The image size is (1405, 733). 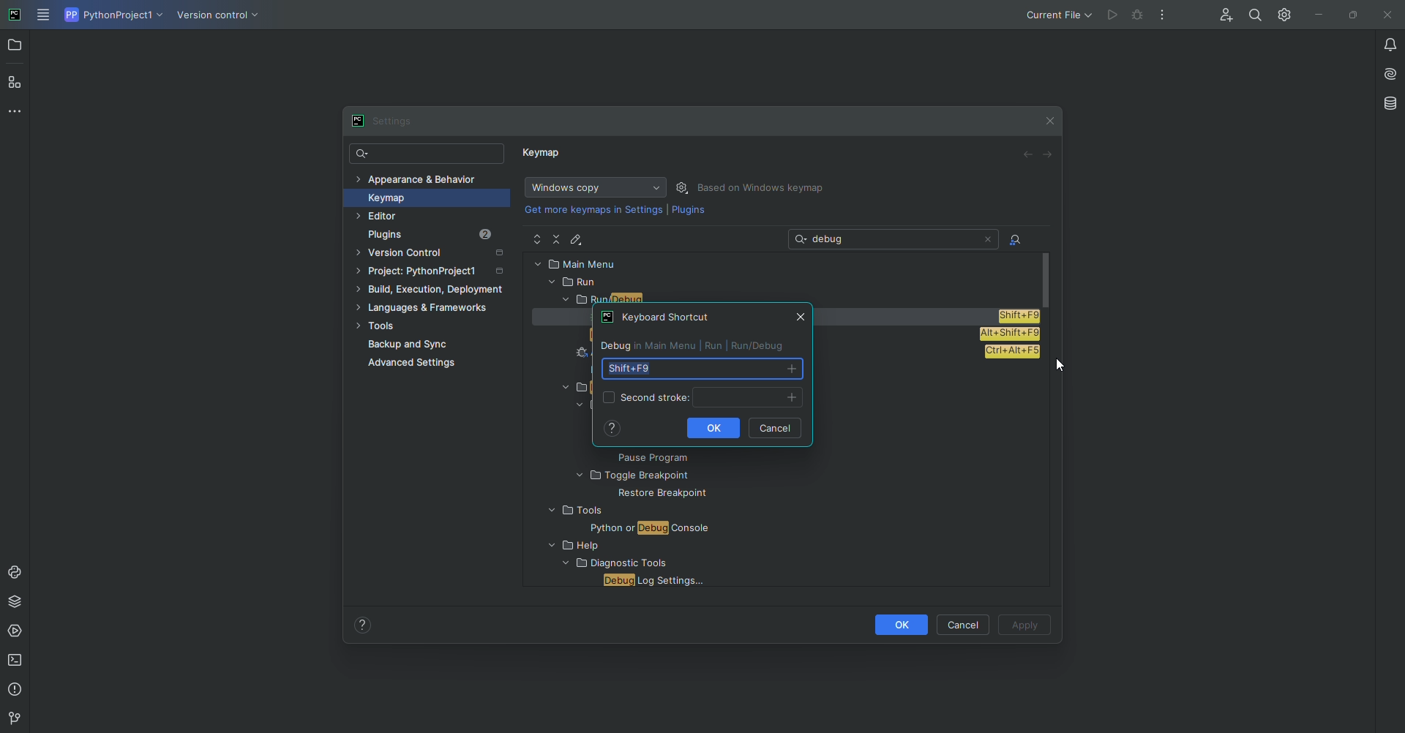 I want to click on Cancel, so click(x=965, y=624).